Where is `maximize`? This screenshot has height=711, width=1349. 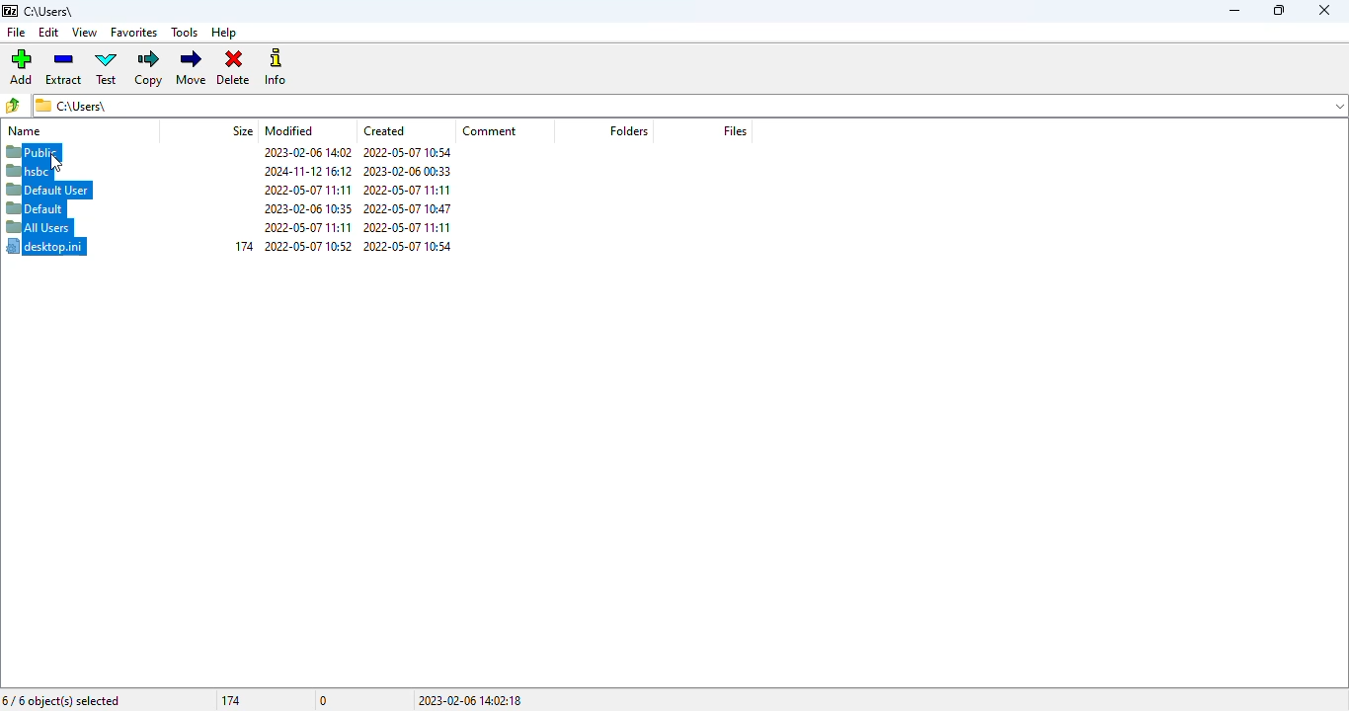 maximize is located at coordinates (1280, 11).